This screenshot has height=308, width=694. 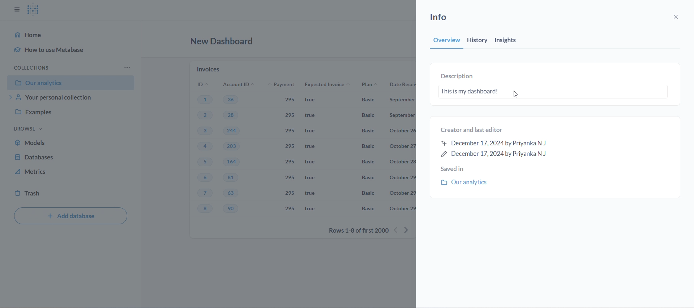 I want to click on rows 1-8 of first 2000, so click(x=357, y=231).